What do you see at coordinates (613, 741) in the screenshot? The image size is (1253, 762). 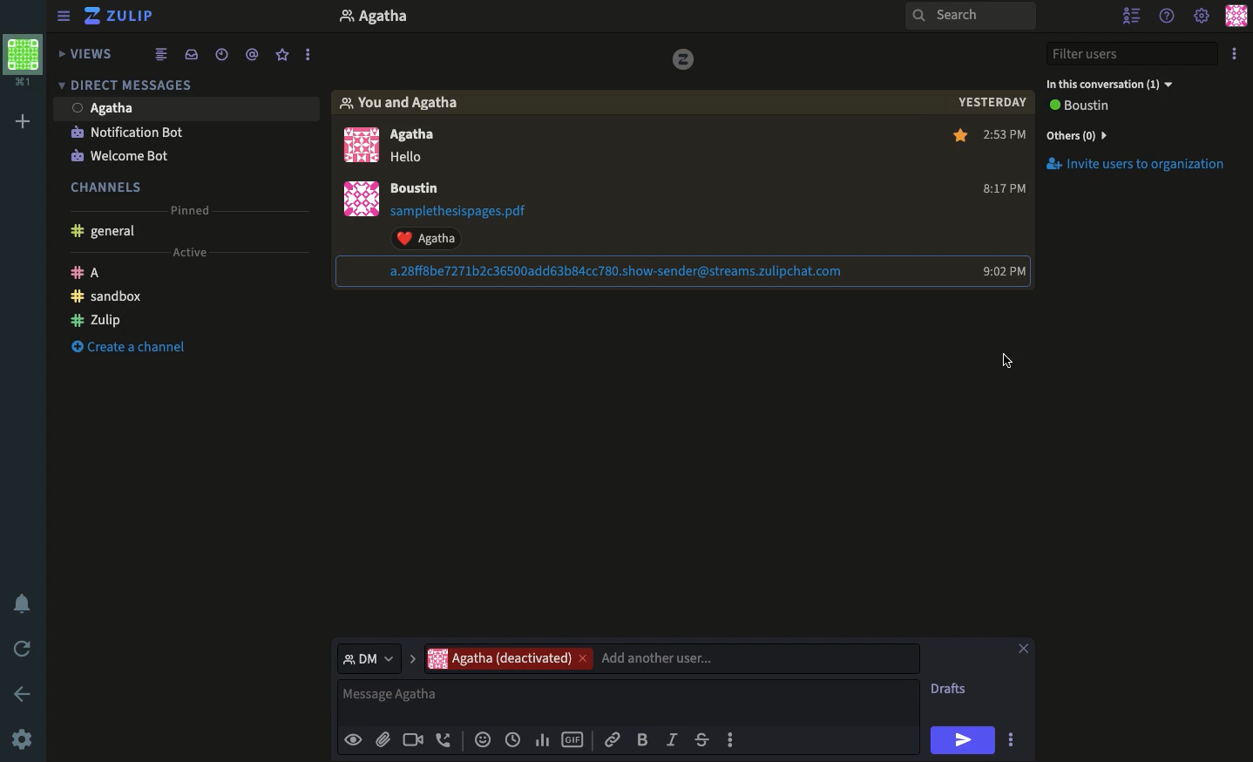 I see `Link` at bounding box center [613, 741].